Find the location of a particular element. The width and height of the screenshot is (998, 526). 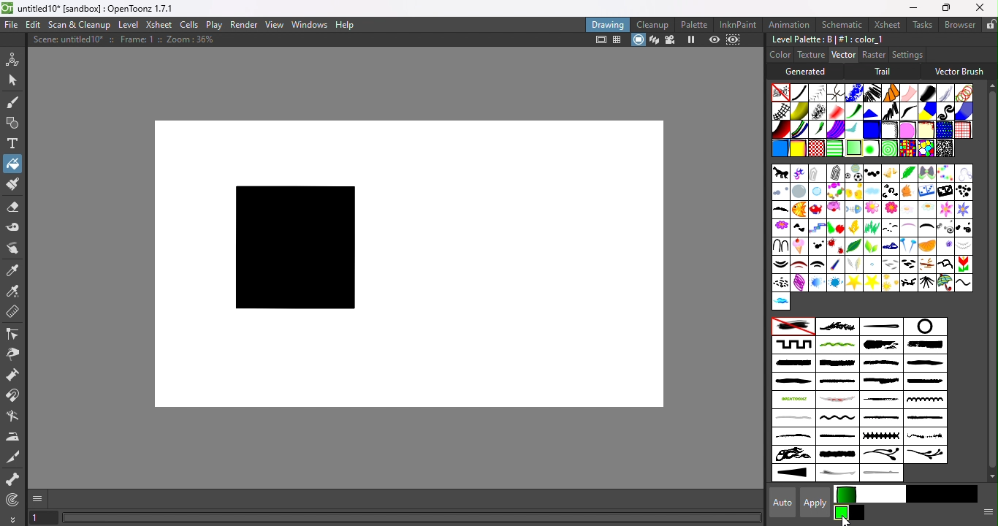

More tool is located at coordinates (13, 519).